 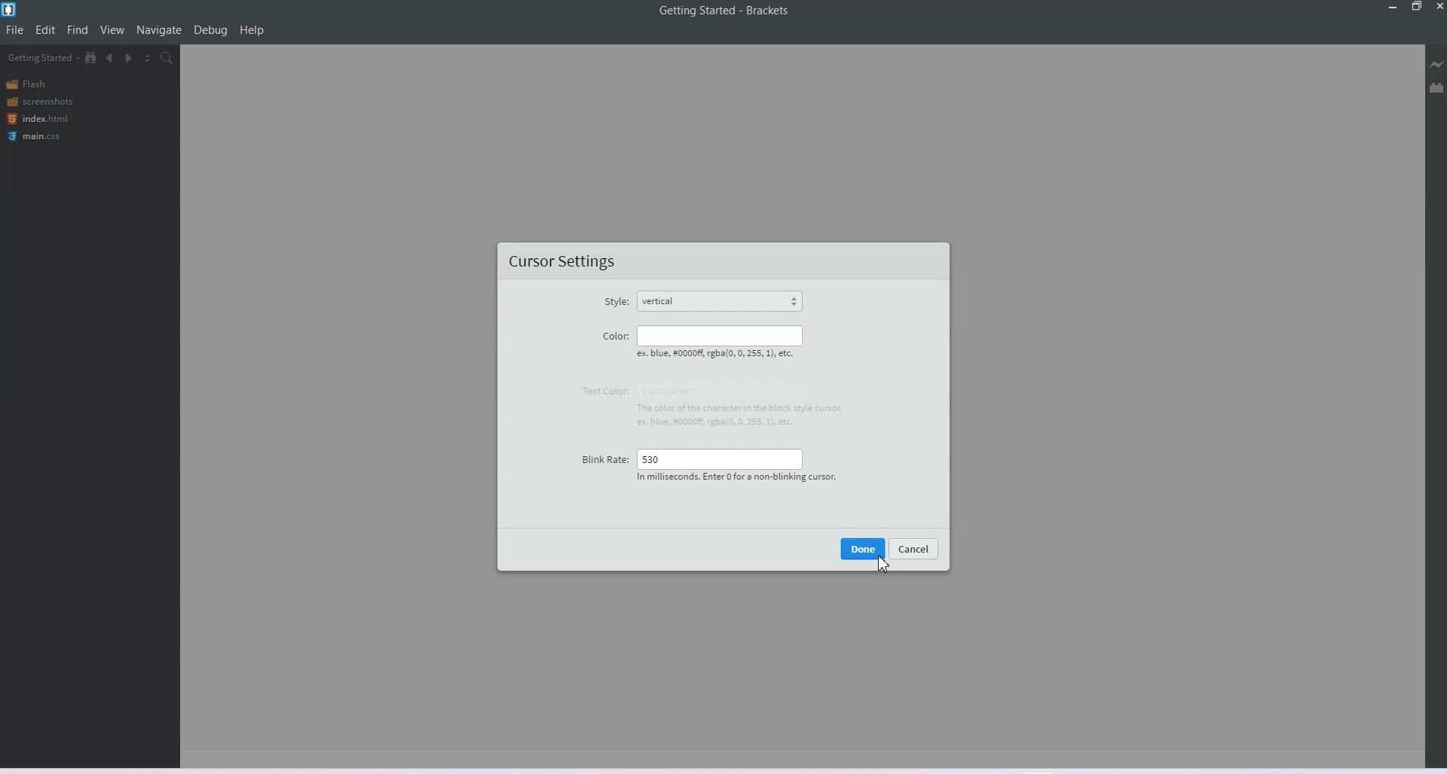 I want to click on in milliseconds. enter 0 for a non blinking cursor, so click(x=737, y=478).